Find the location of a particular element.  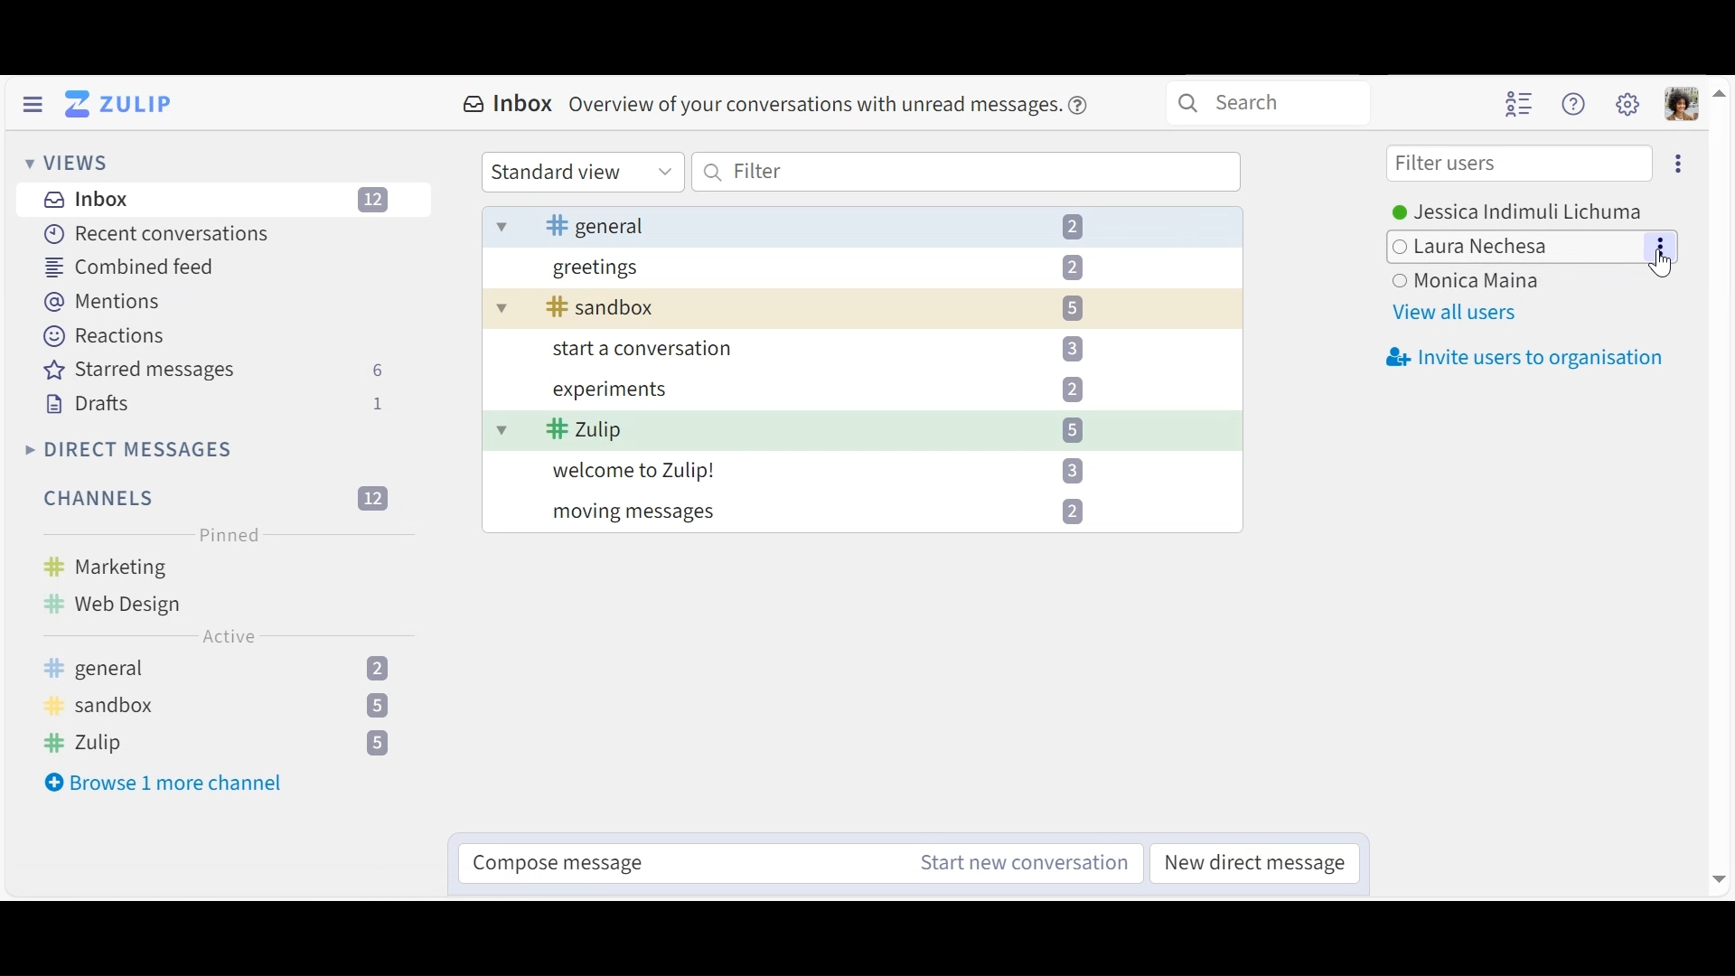

Filter users is located at coordinates (1517, 164).